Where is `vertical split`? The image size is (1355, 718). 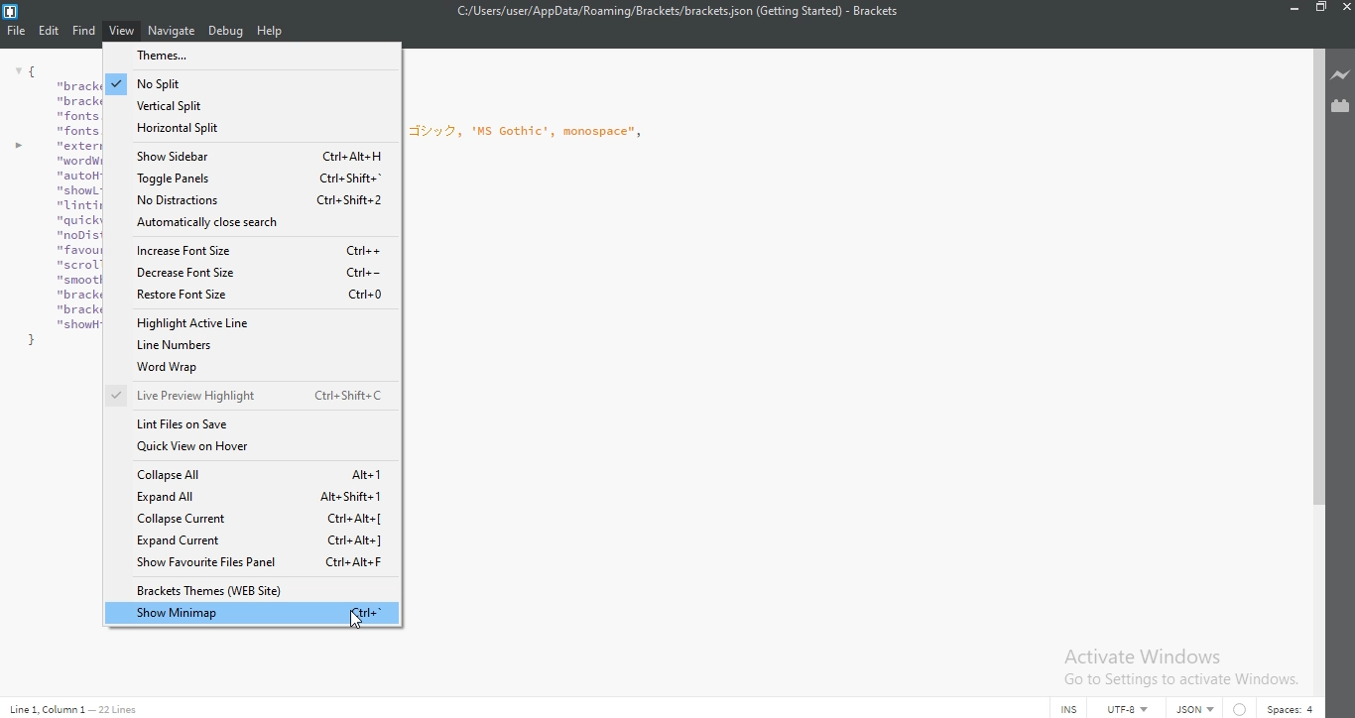
vertical split is located at coordinates (248, 107).